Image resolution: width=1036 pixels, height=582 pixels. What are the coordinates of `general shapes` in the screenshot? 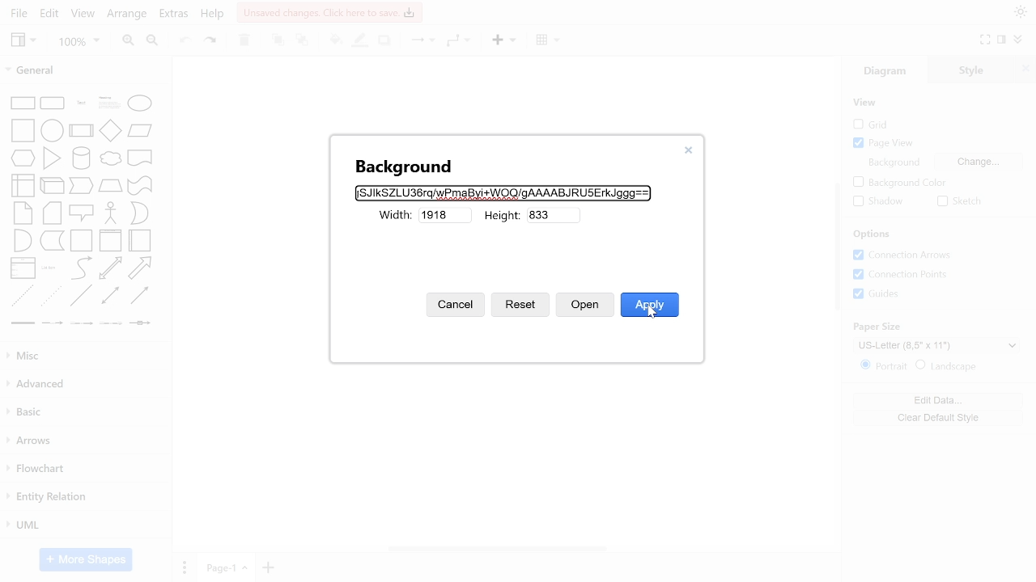 It's located at (50, 129).